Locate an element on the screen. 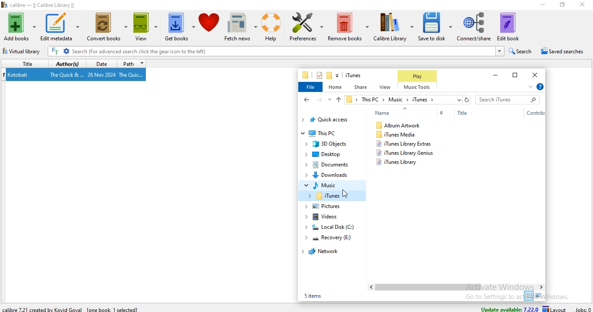 The image size is (593, 312). Up arrow is located at coordinates (406, 109).